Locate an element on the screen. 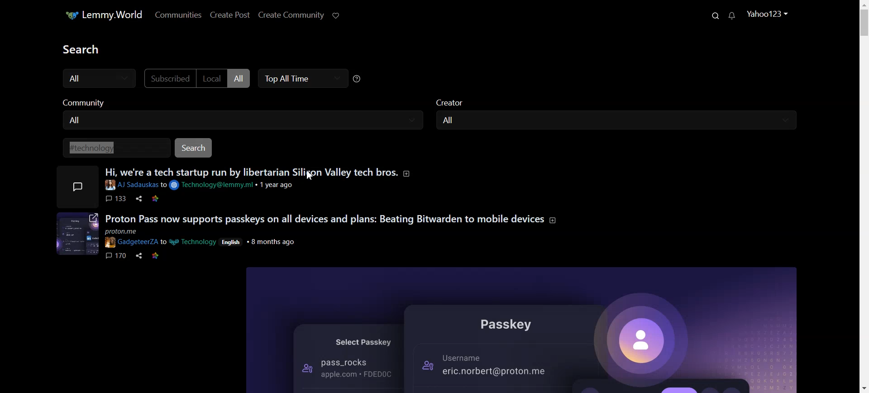 The image size is (869, 393). share is located at coordinates (140, 256).